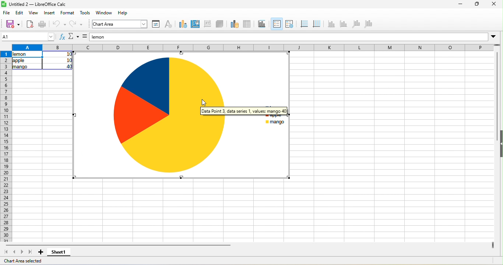 This screenshot has width=503, height=265. I want to click on help, so click(122, 13).